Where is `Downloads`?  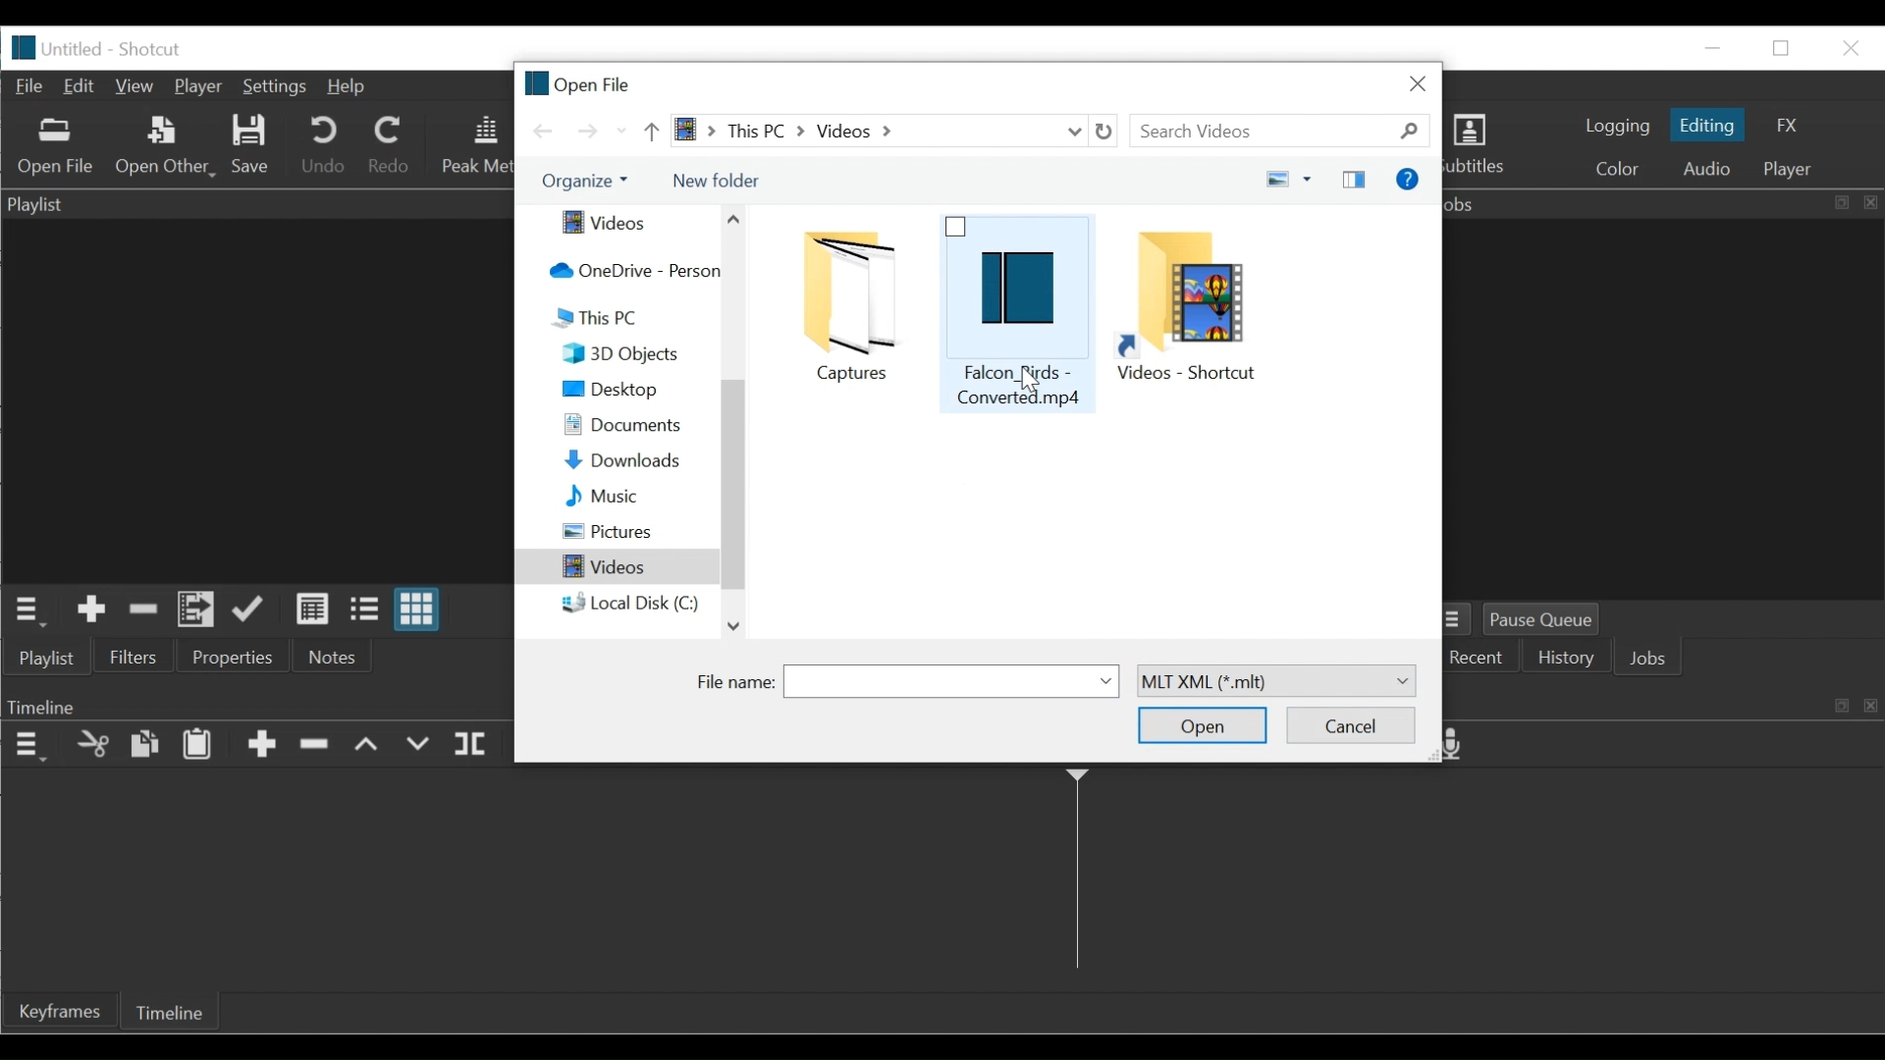 Downloads is located at coordinates (635, 460).